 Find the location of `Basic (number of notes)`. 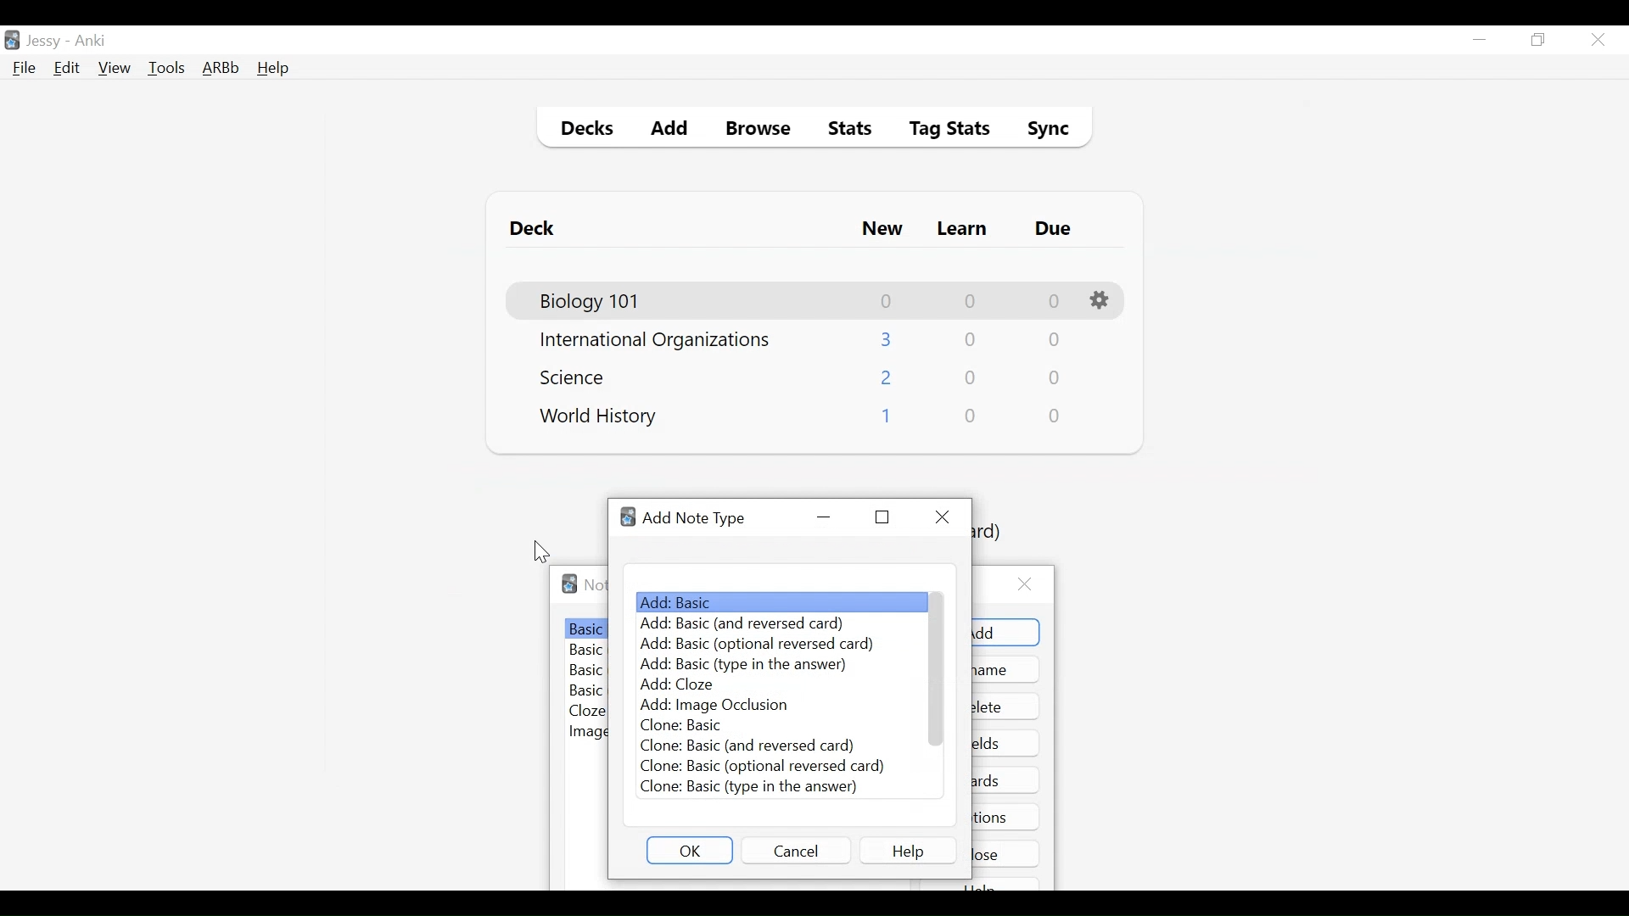

Basic (number of notes) is located at coordinates (586, 628).